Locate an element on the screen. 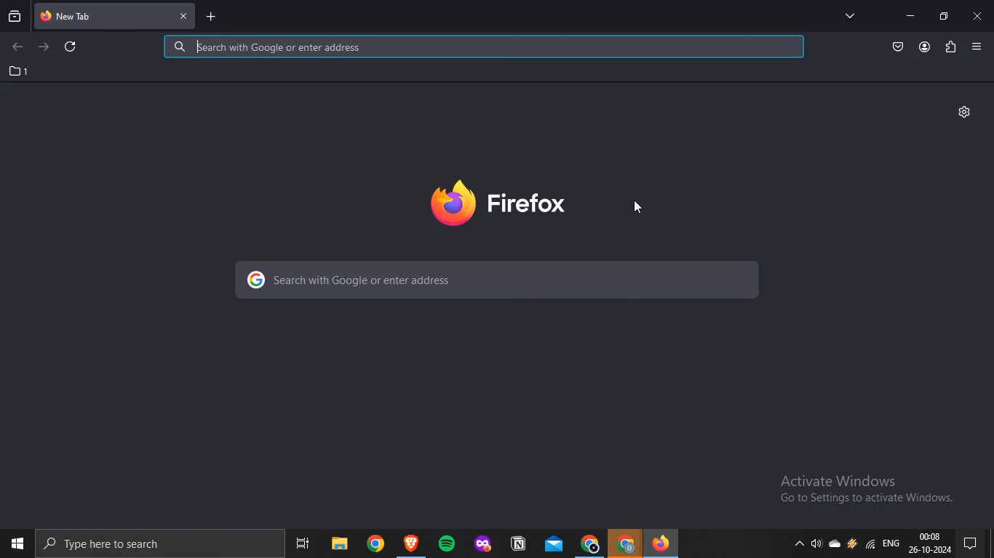  close is located at coordinates (978, 17).